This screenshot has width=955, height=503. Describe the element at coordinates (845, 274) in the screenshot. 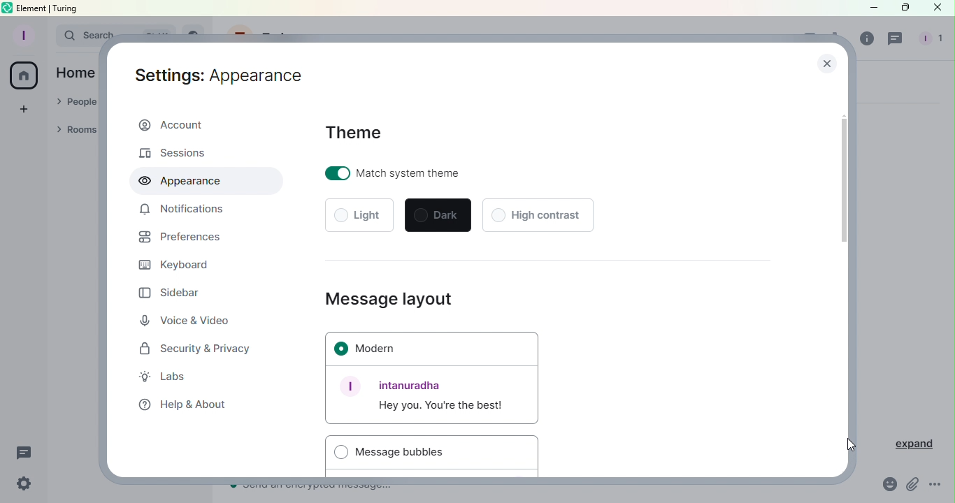

I see `Scroll bar` at that location.